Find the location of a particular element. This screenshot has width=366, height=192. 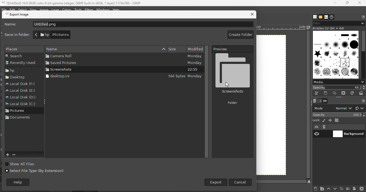

Add the folder to the bookmarks is located at coordinates (8, 155).